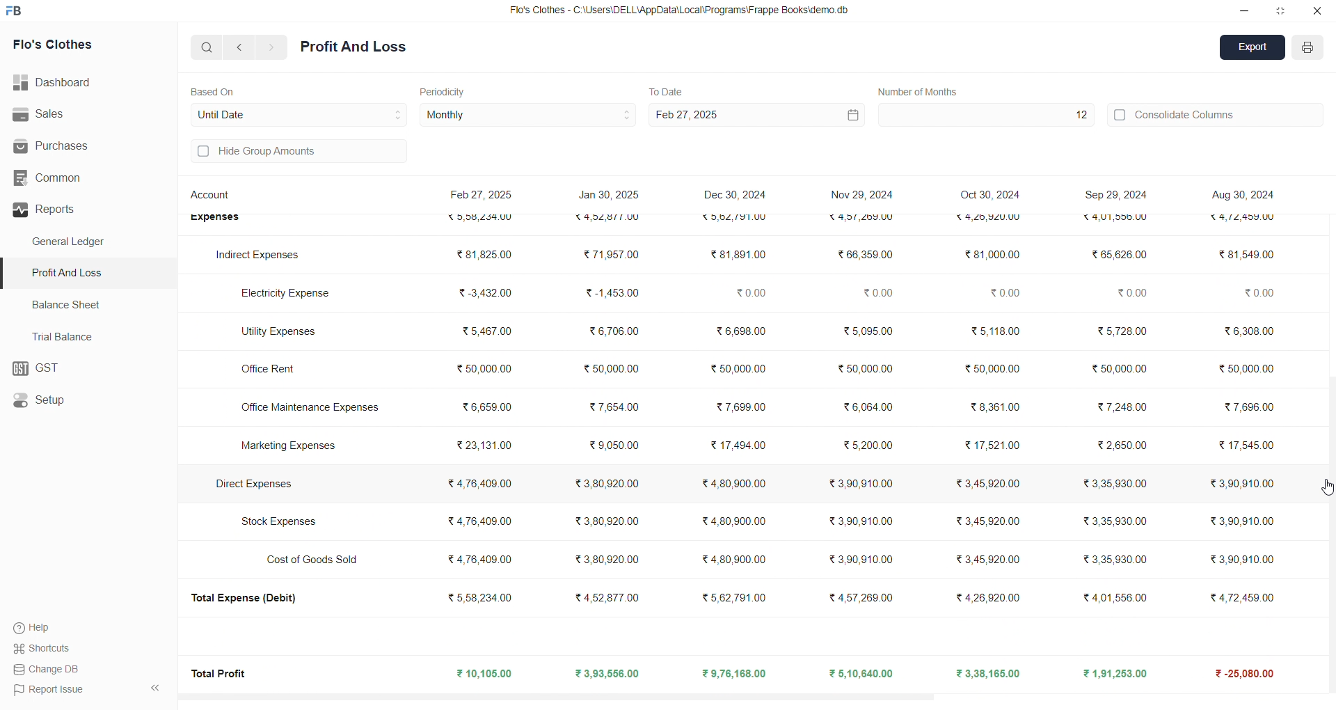  I want to click on 20.00, so click(1250, 294).